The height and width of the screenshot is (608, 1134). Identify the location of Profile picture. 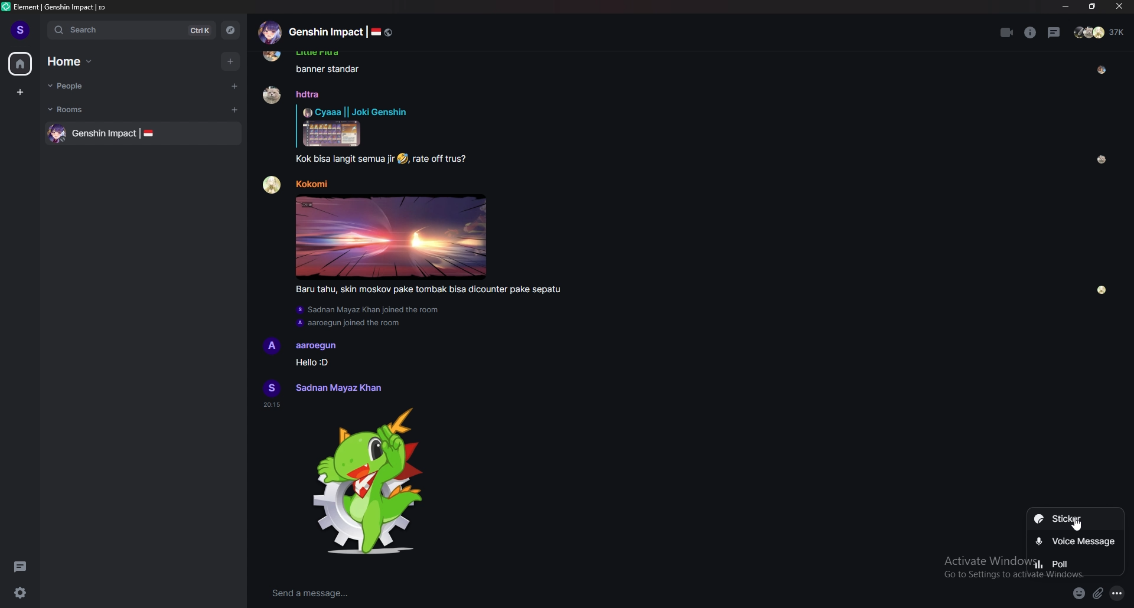
(272, 388).